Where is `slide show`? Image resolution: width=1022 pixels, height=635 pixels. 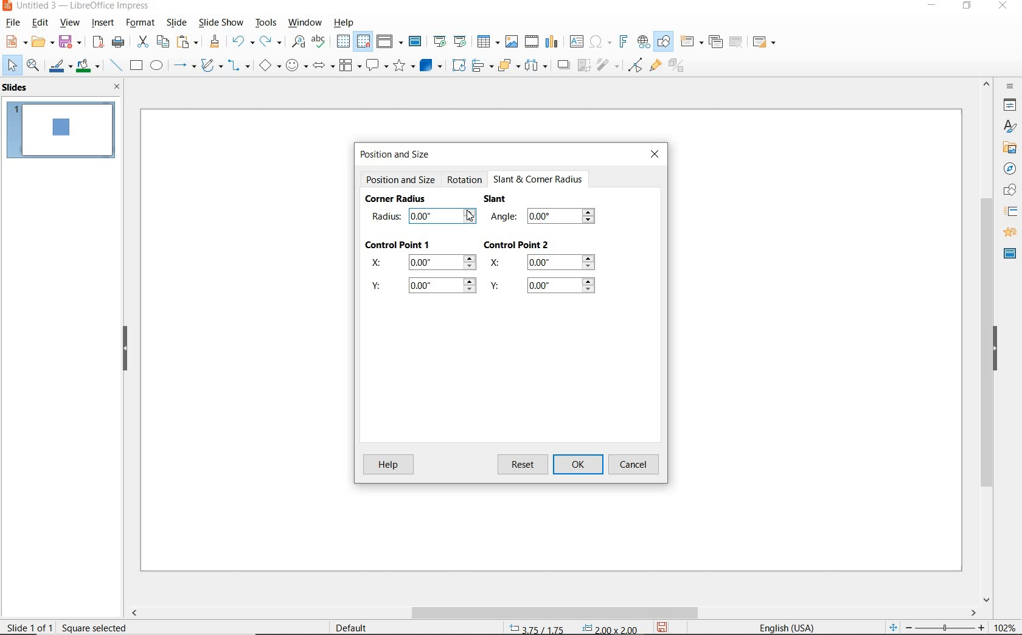
slide show is located at coordinates (221, 23).